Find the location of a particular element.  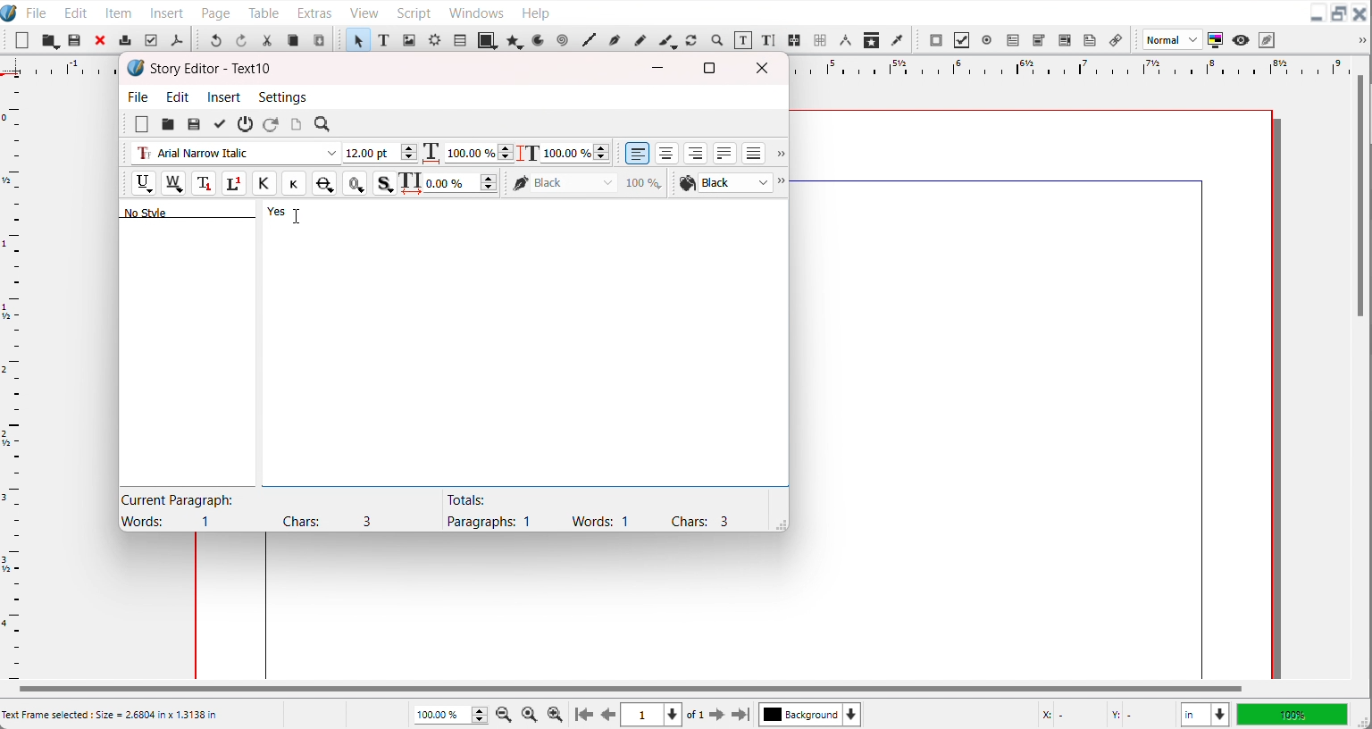

Calligraphic line is located at coordinates (667, 41).